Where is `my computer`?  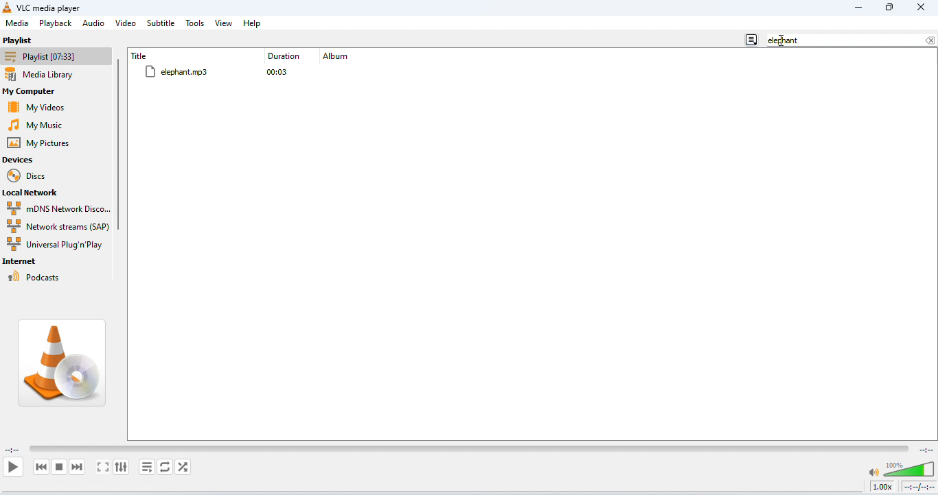 my computer is located at coordinates (41, 92).